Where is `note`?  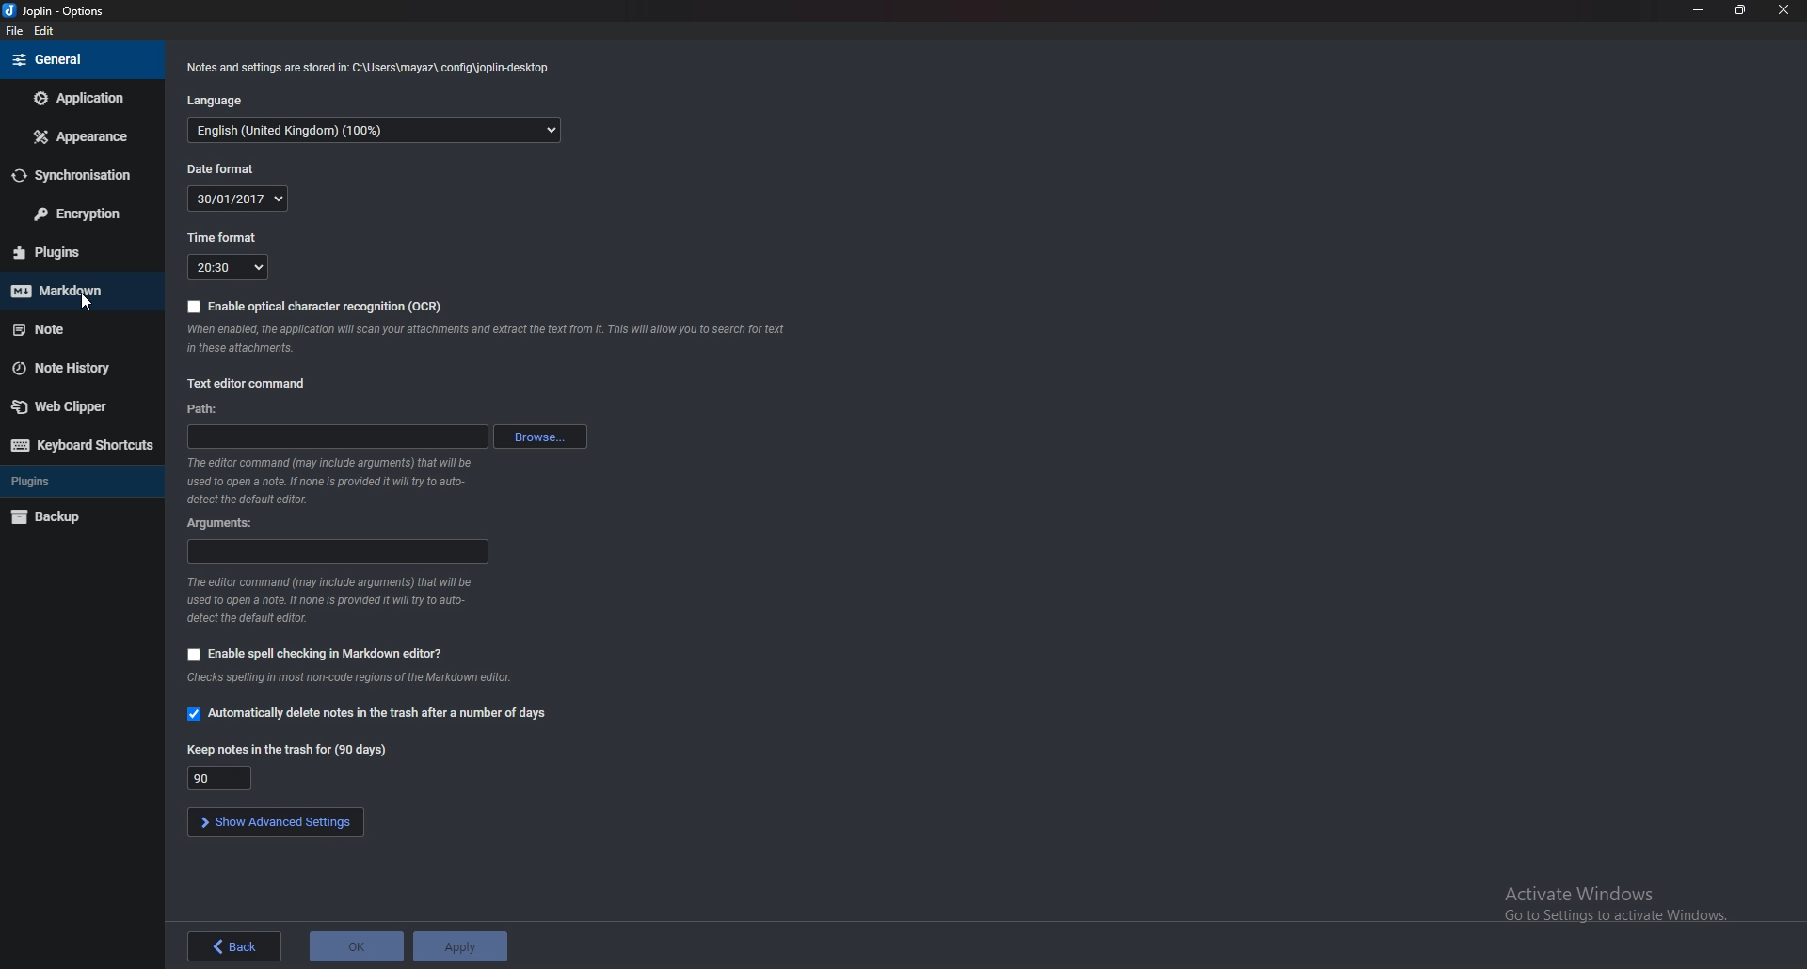
note is located at coordinates (71, 329).